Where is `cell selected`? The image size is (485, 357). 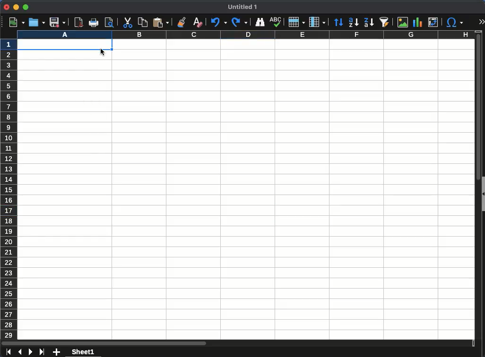 cell selected is located at coordinates (65, 46).